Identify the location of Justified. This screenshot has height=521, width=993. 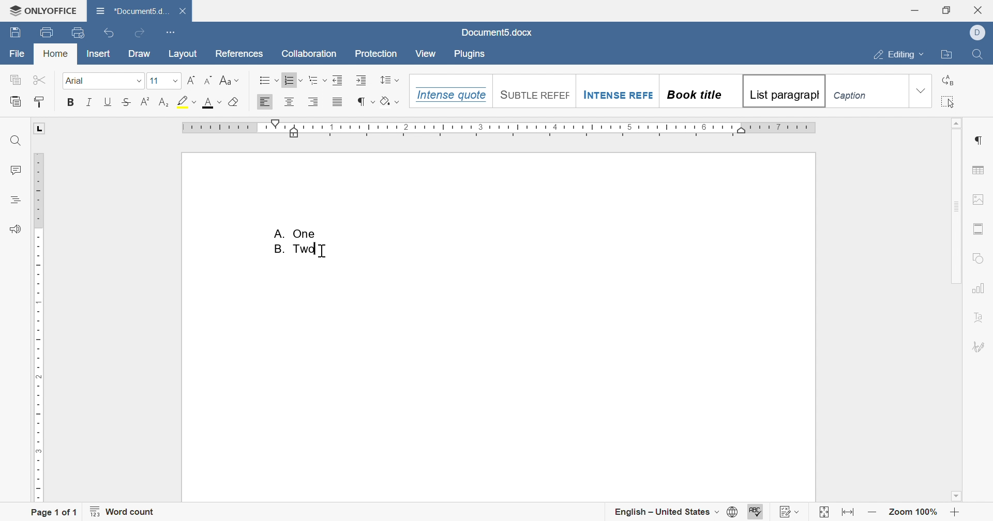
(338, 102).